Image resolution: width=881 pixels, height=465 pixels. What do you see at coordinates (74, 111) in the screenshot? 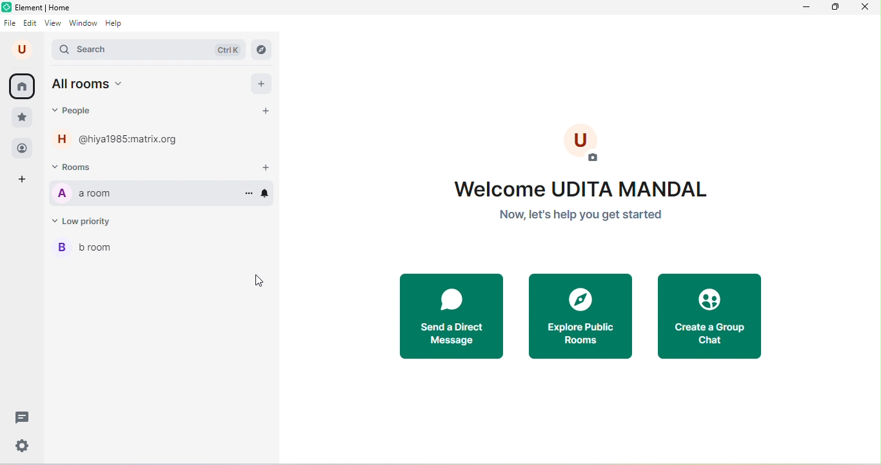
I see `people` at bounding box center [74, 111].